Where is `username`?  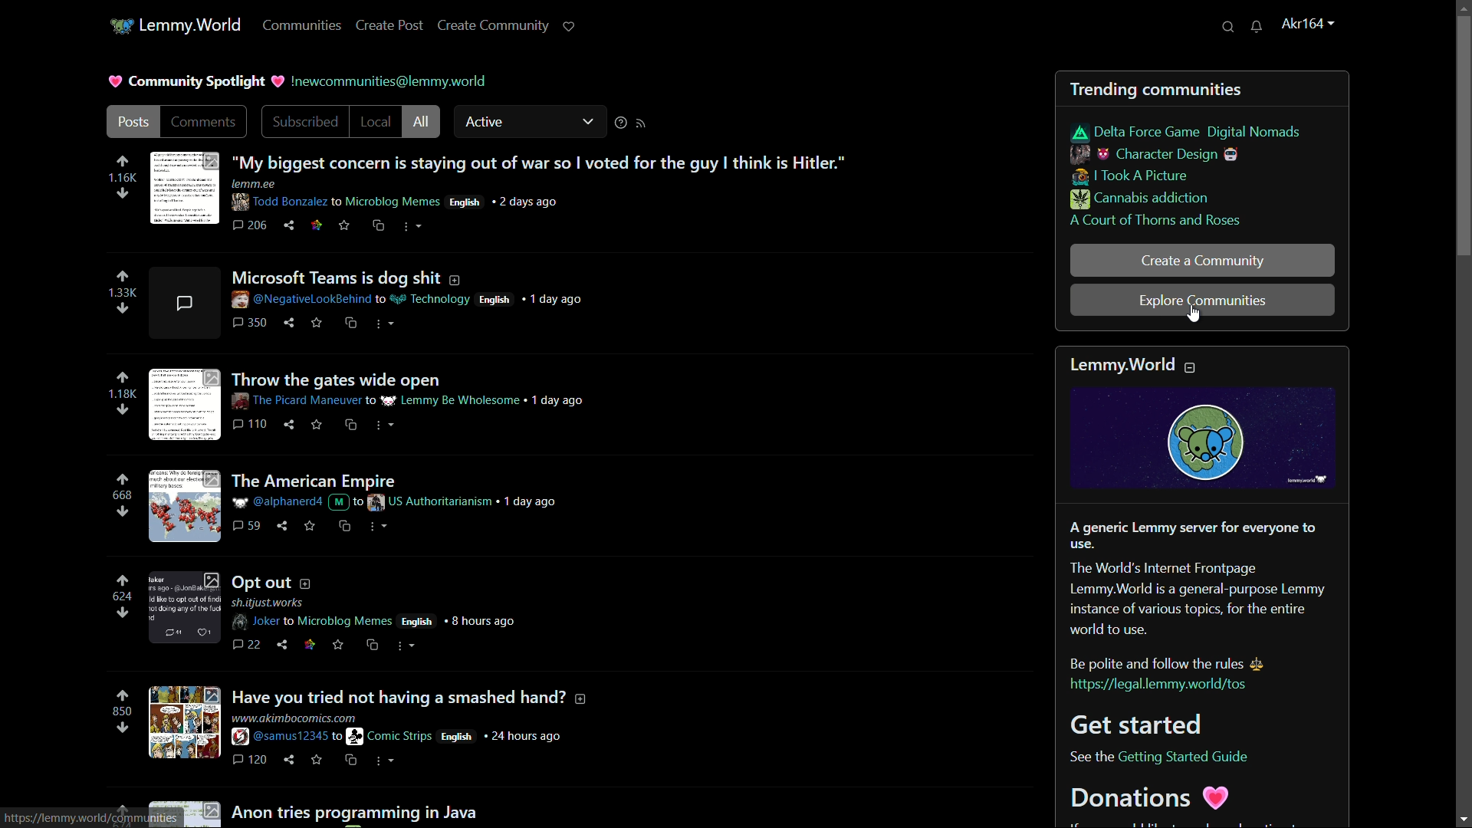
username is located at coordinates (1308, 25).